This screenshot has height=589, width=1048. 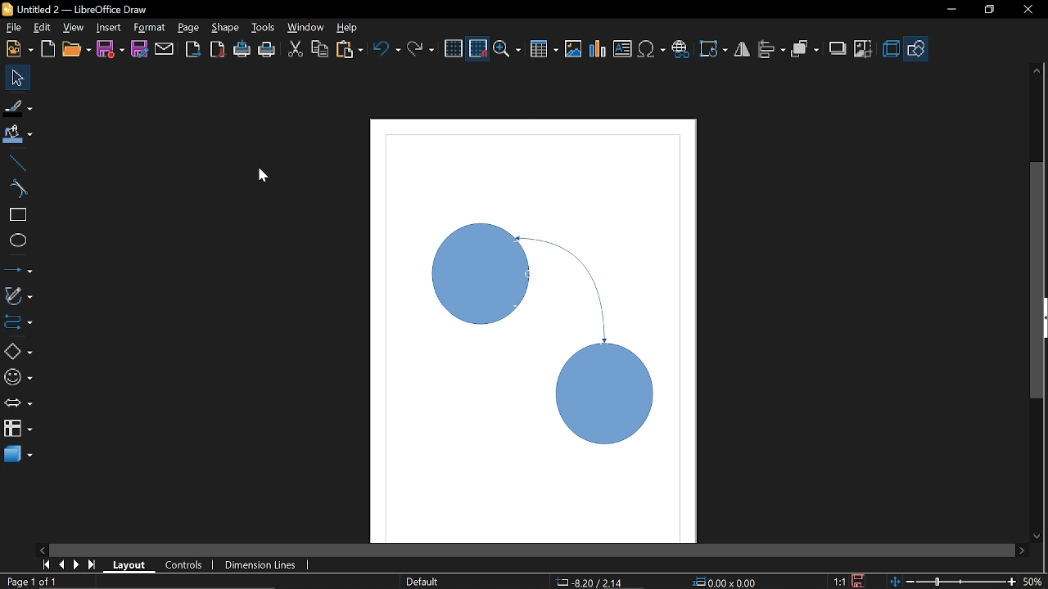 I want to click on Arrange, so click(x=806, y=50).